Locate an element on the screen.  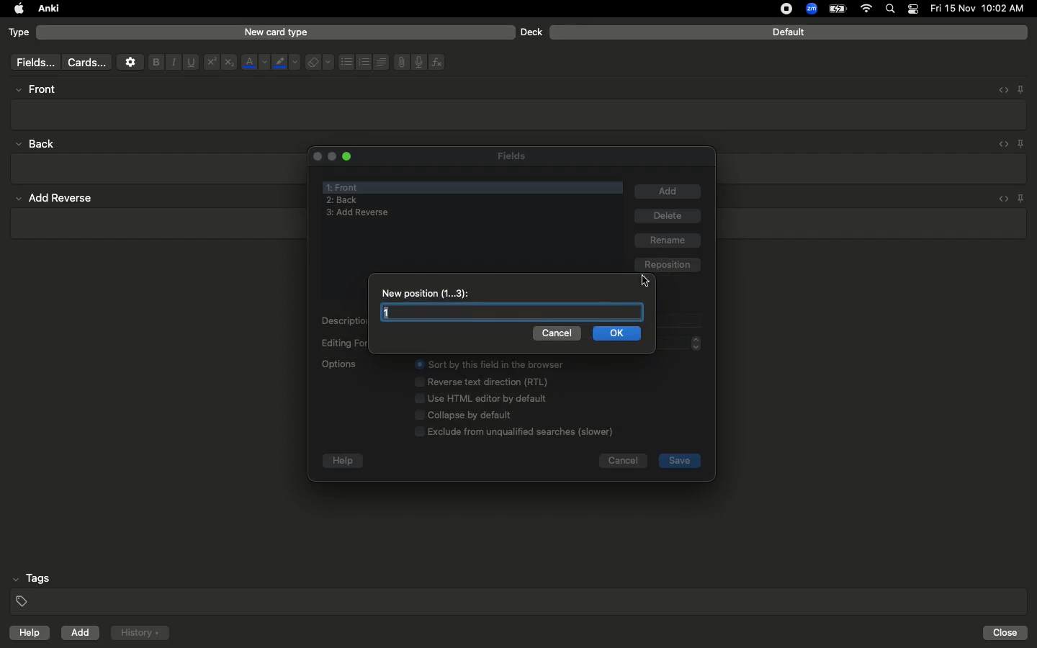
Front is located at coordinates (344, 186).